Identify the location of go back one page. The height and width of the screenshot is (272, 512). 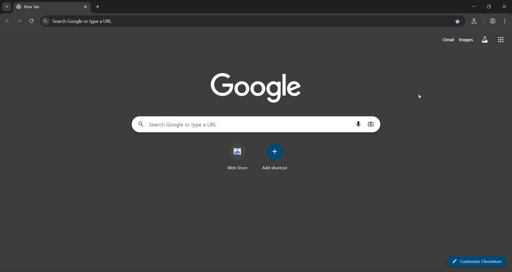
(8, 21).